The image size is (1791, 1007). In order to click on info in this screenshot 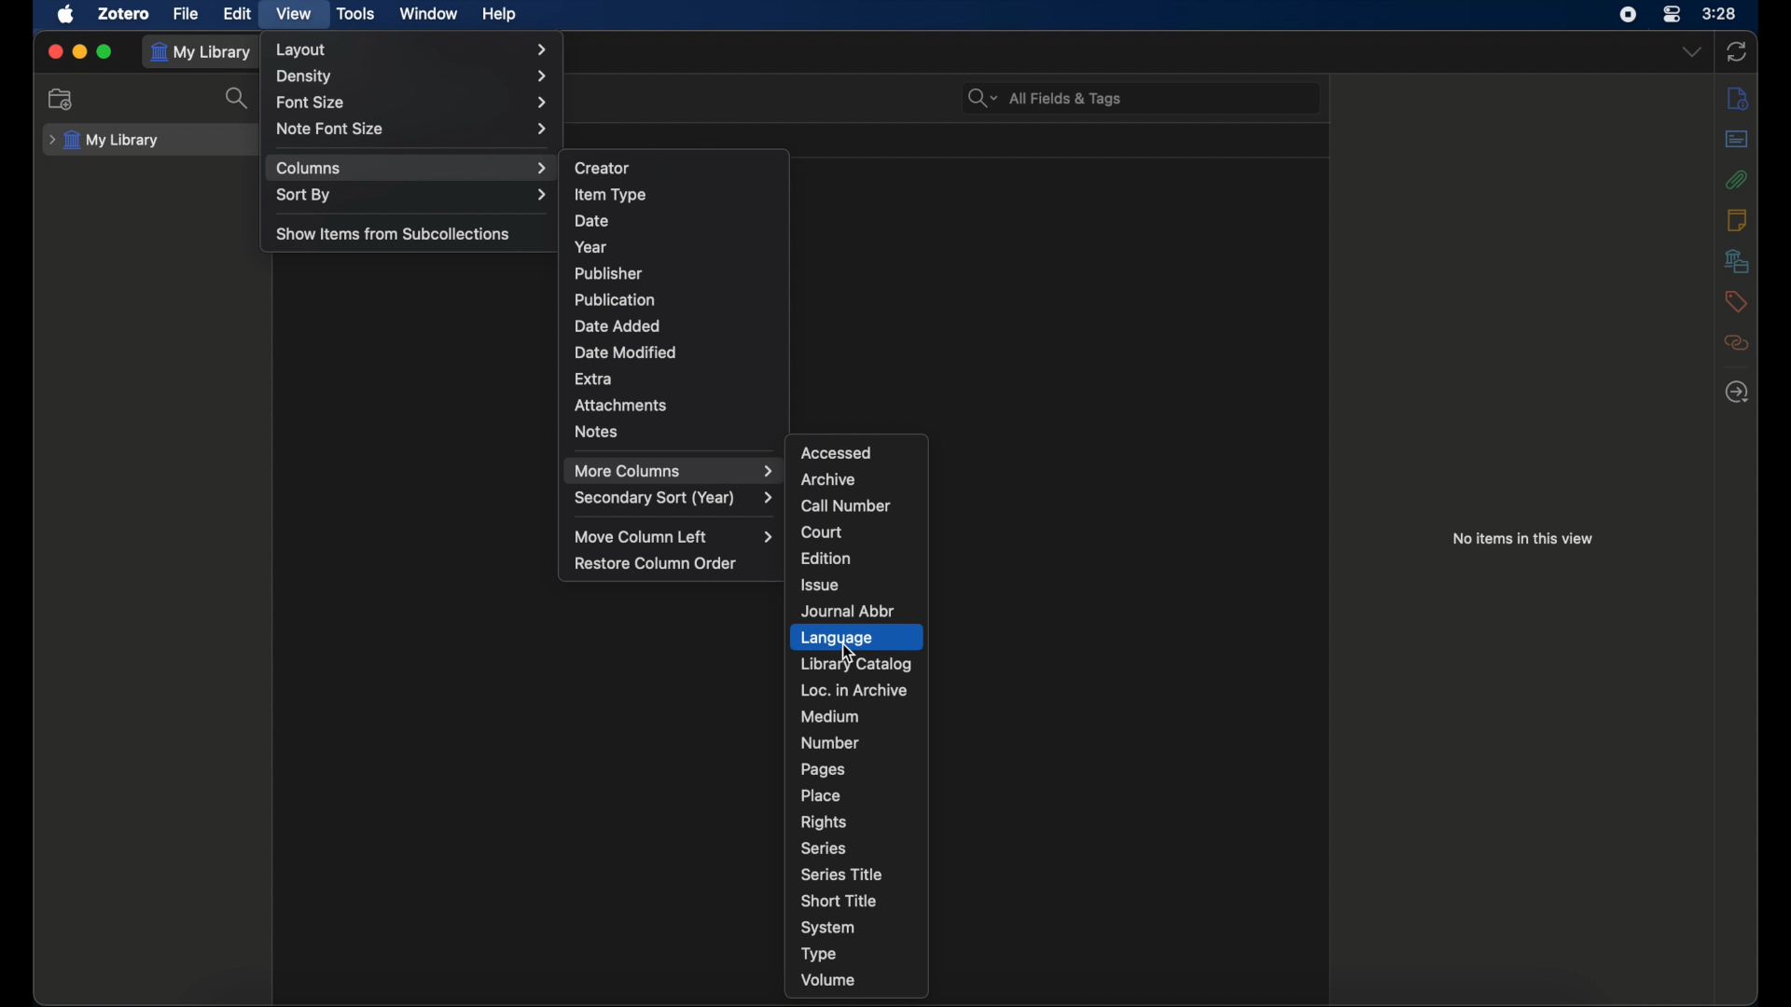, I will do `click(1737, 219)`.